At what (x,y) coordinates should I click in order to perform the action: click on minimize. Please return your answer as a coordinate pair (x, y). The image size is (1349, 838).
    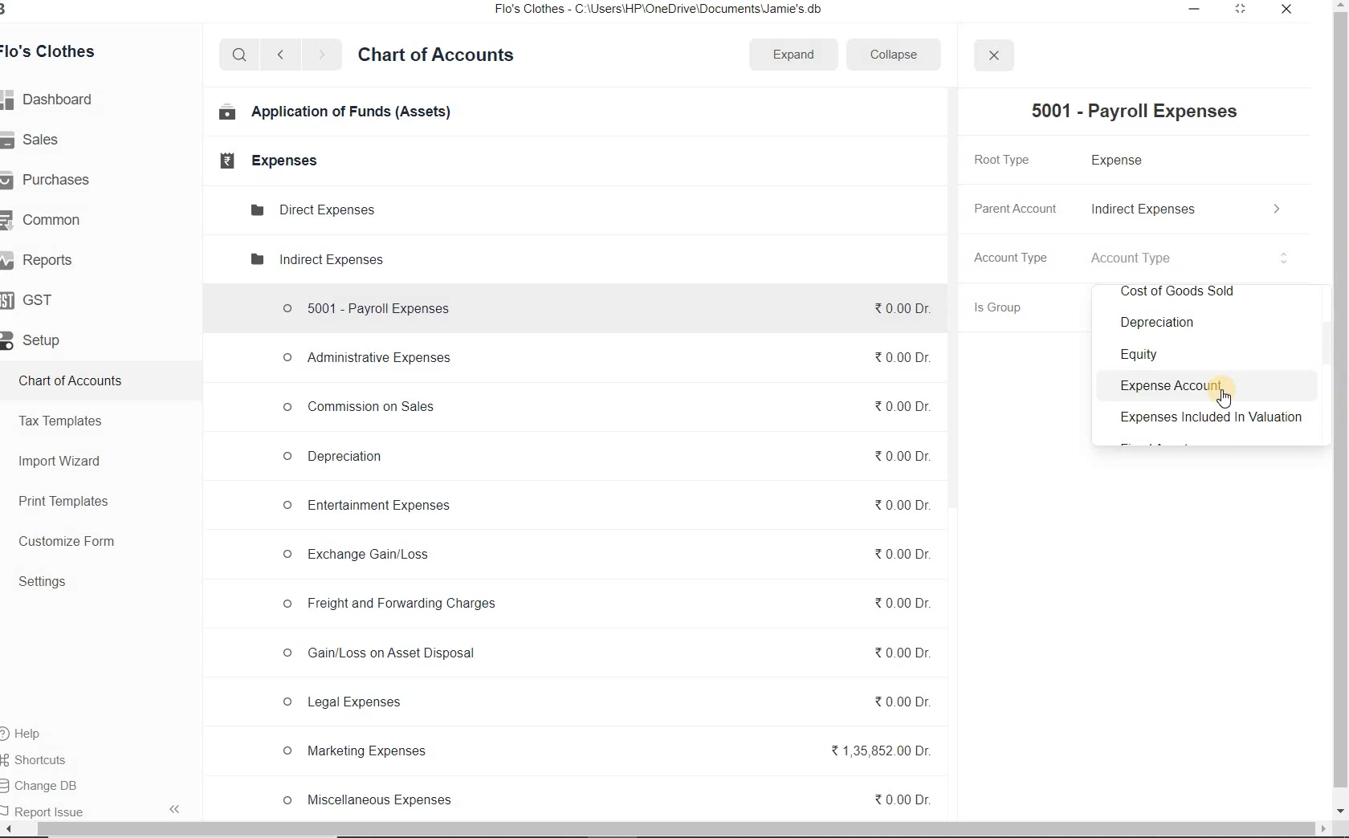
    Looking at the image, I should click on (1195, 10).